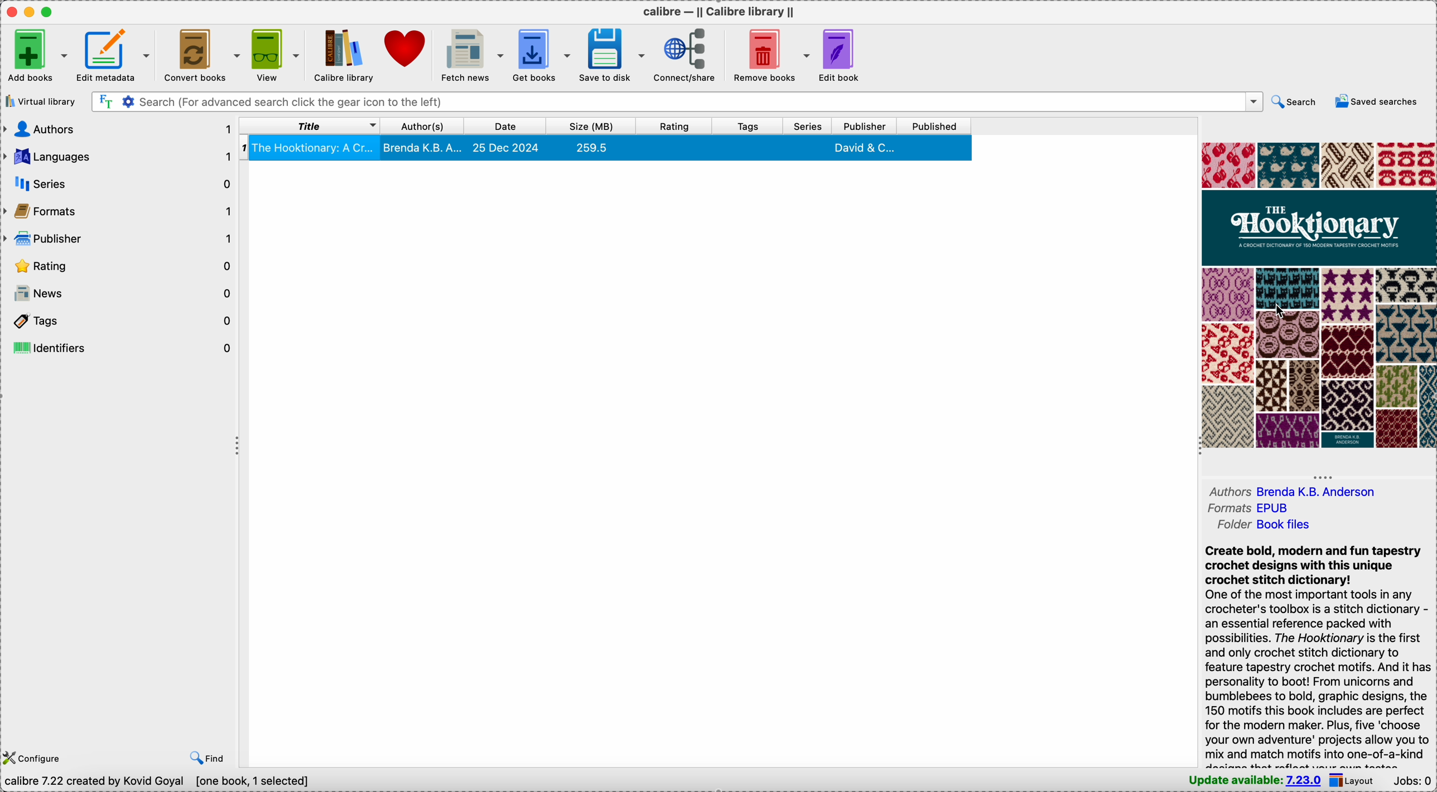 The height and width of the screenshot is (792, 1437). What do you see at coordinates (672, 125) in the screenshot?
I see `rating` at bounding box center [672, 125].